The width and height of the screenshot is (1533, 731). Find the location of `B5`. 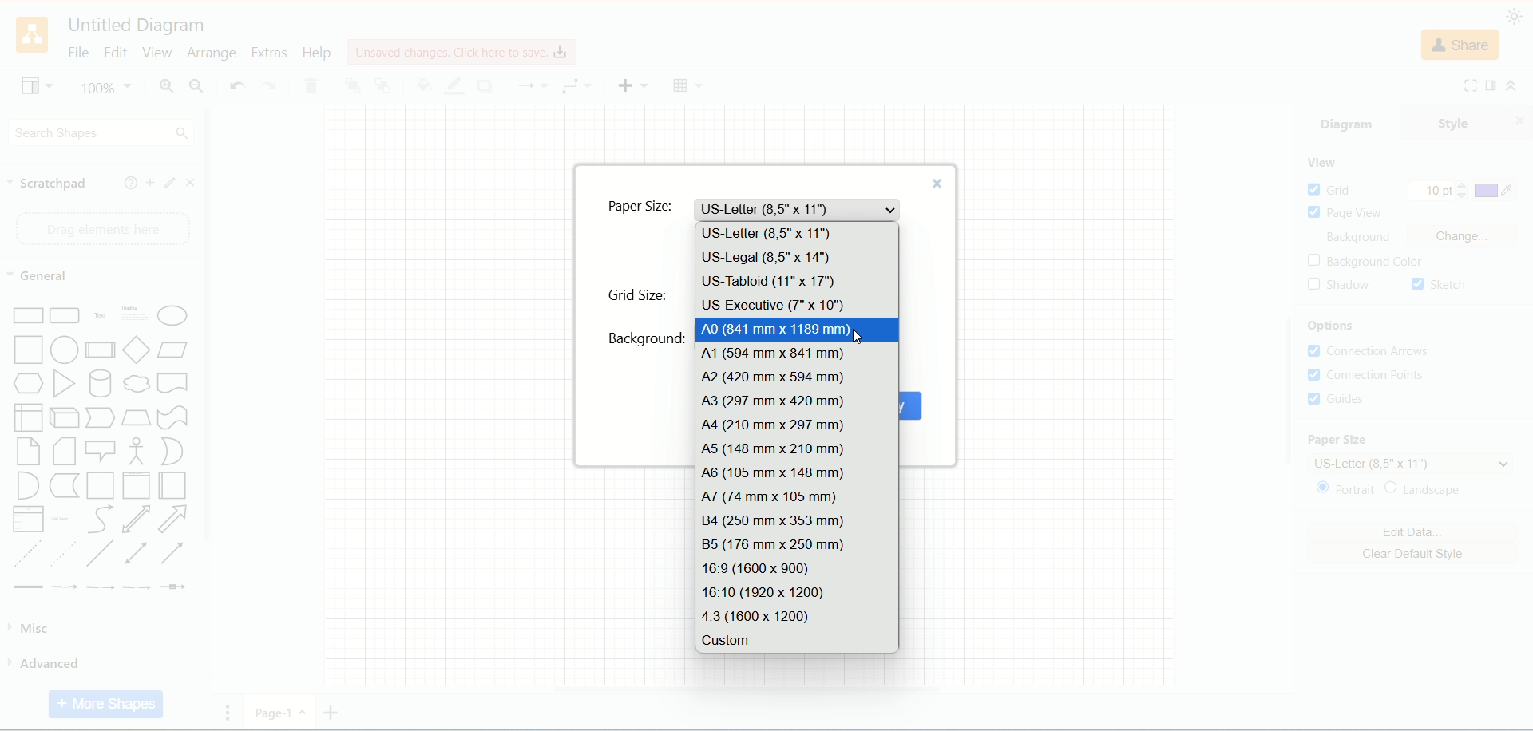

B5 is located at coordinates (800, 544).